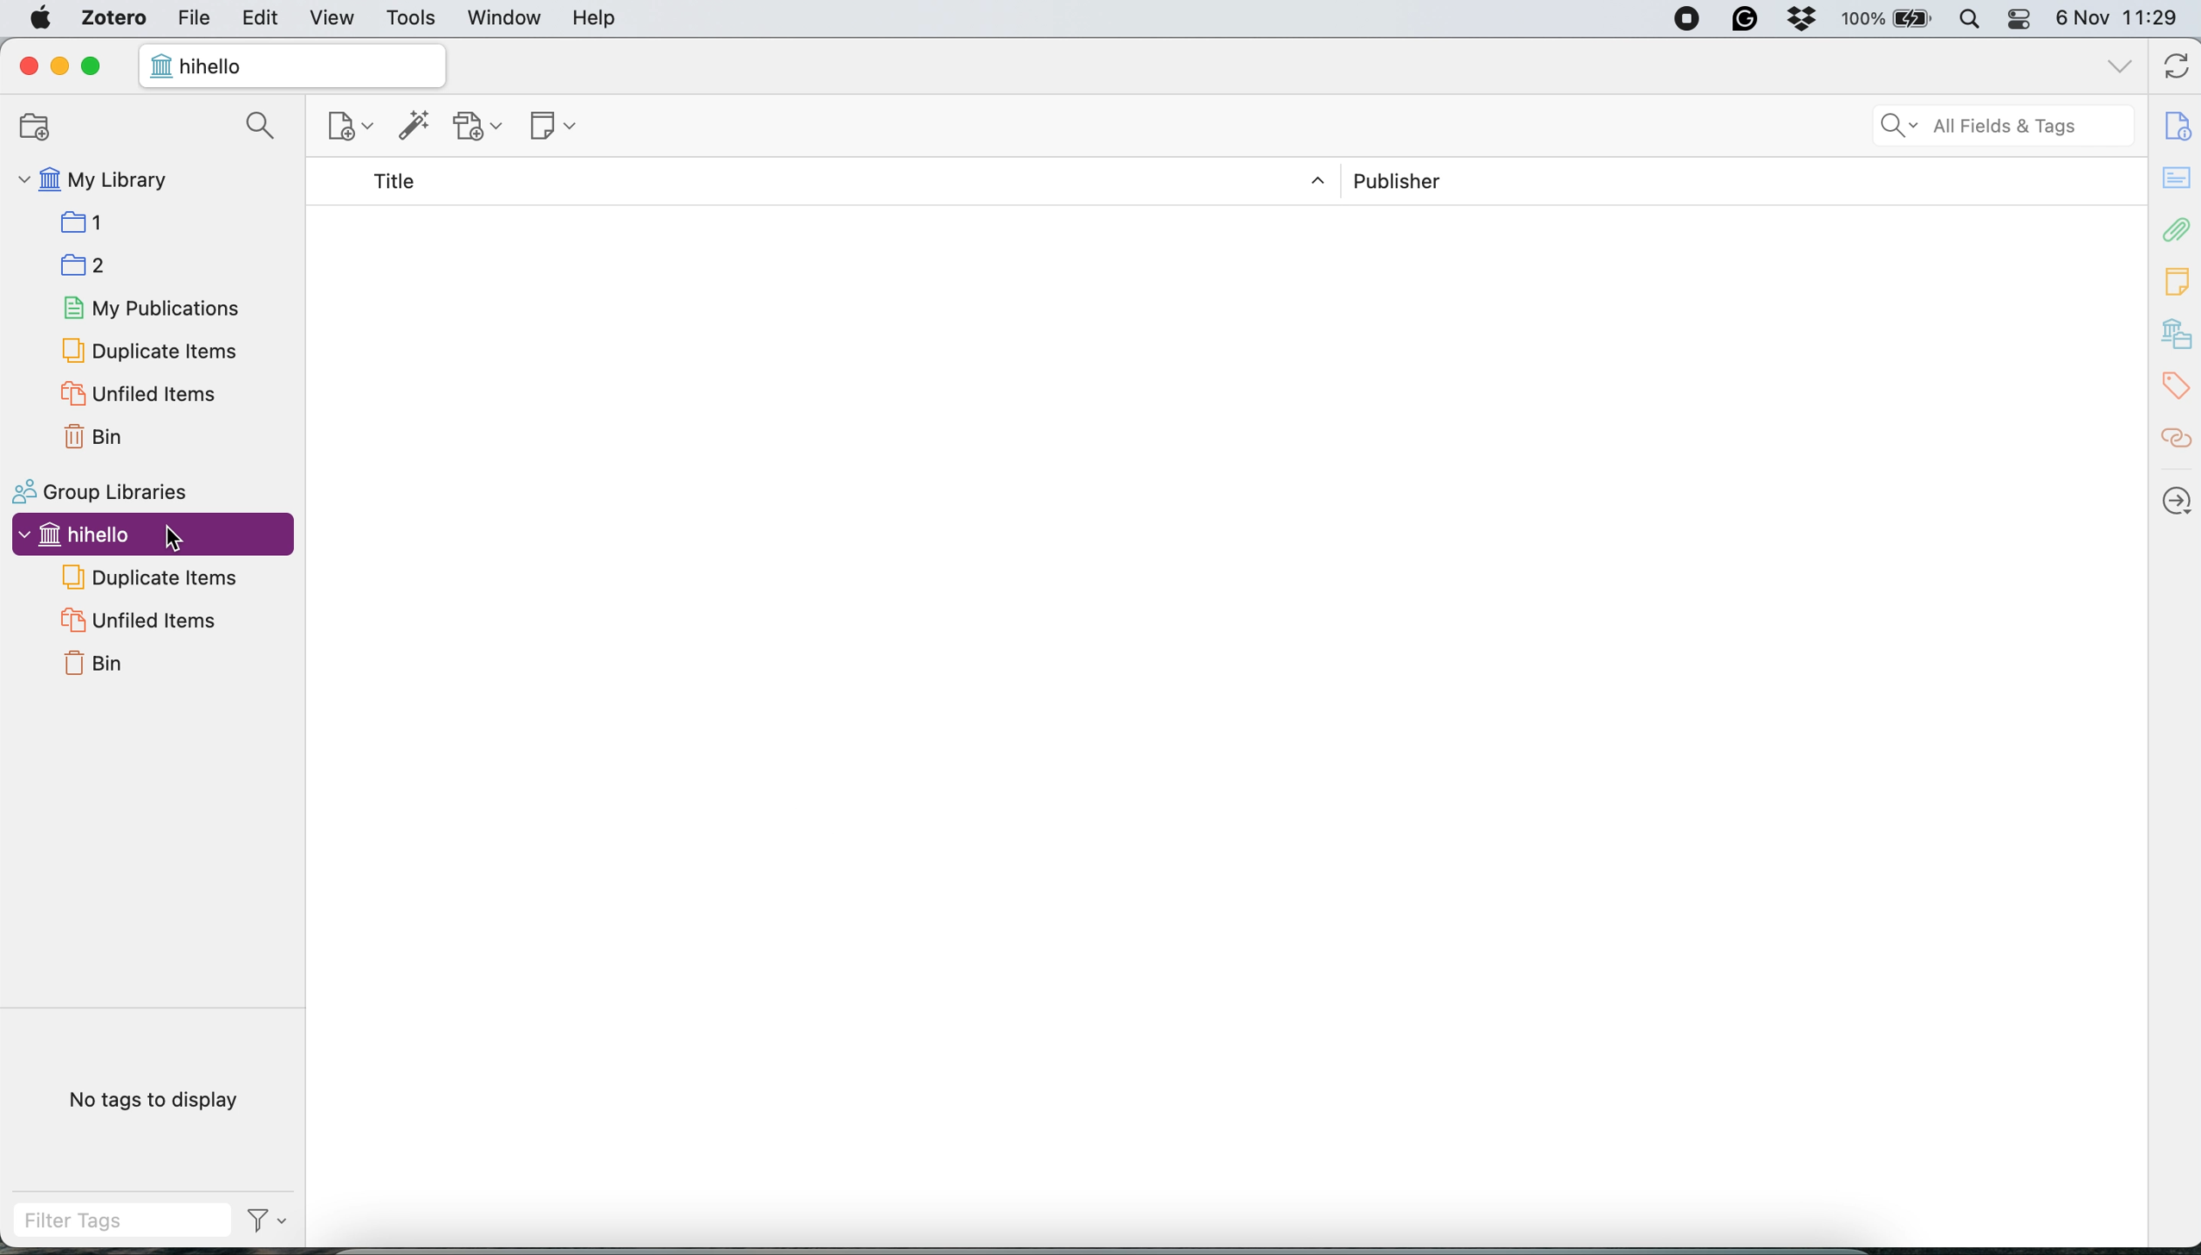 The height and width of the screenshot is (1255, 2201). What do you see at coordinates (45, 22) in the screenshot?
I see `system logo` at bounding box center [45, 22].